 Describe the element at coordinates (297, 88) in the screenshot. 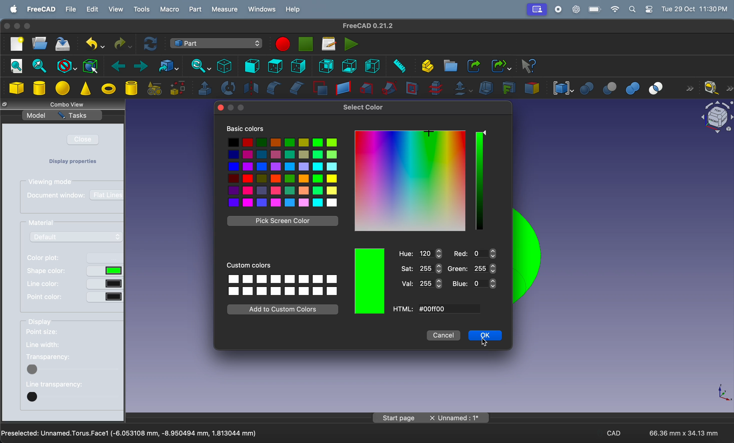

I see `chamfer` at that location.